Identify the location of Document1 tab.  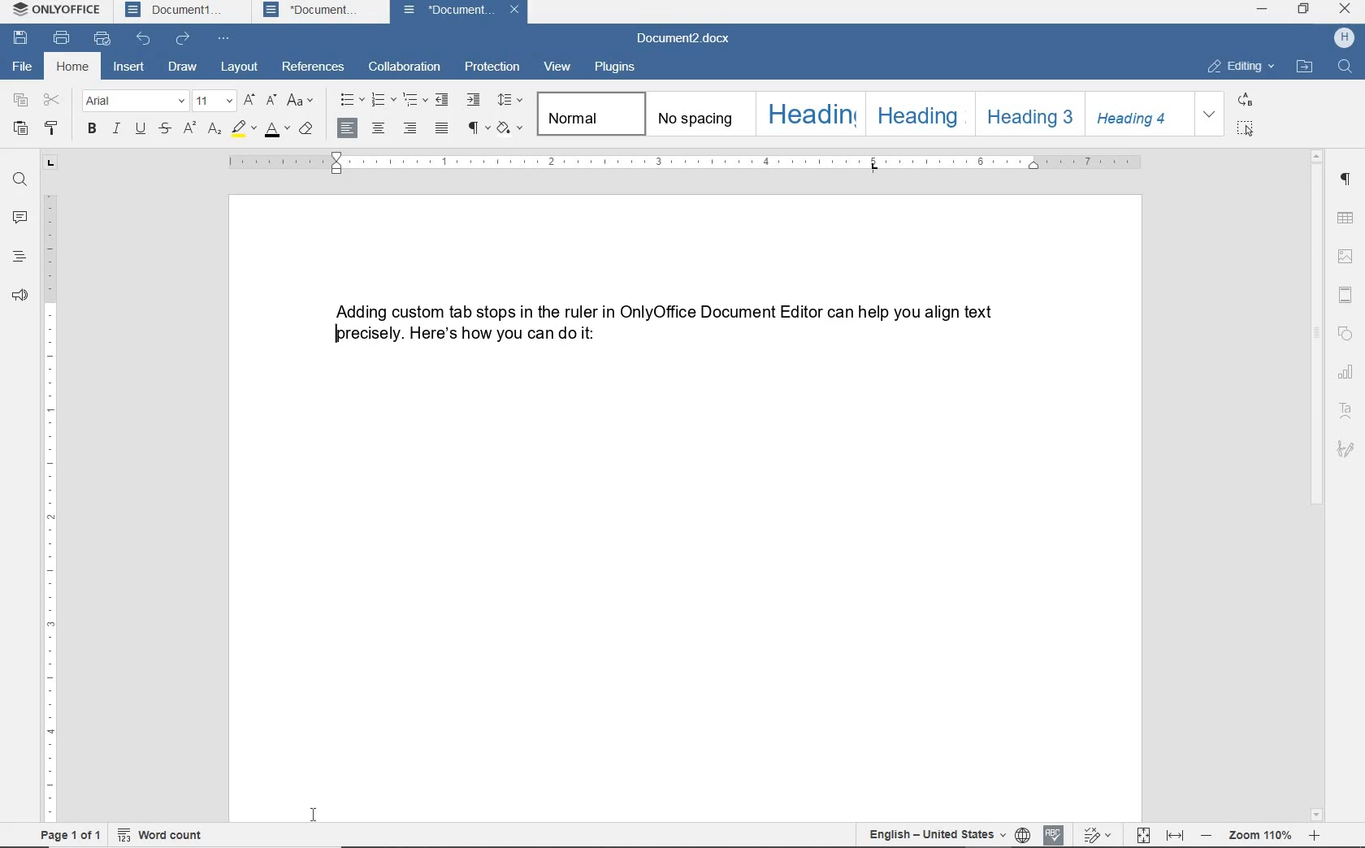
(176, 11).